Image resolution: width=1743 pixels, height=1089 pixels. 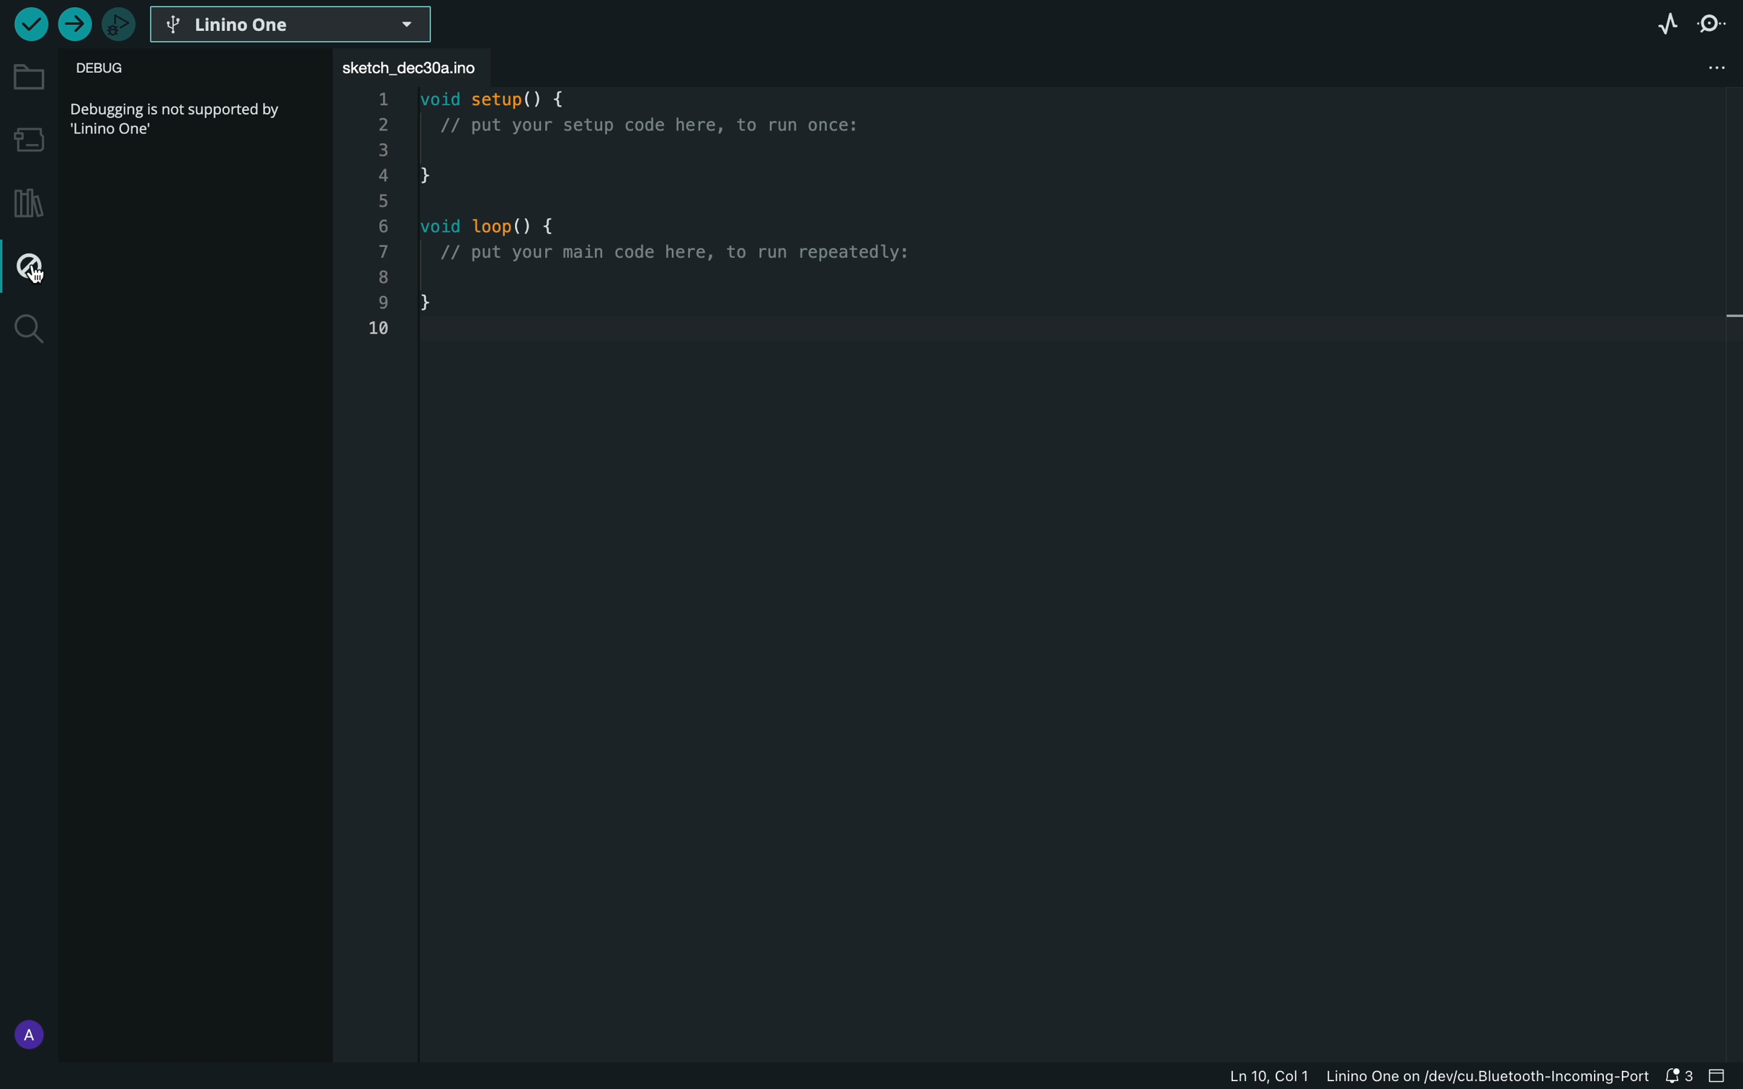 I want to click on close bar, so click(x=1721, y=1077).